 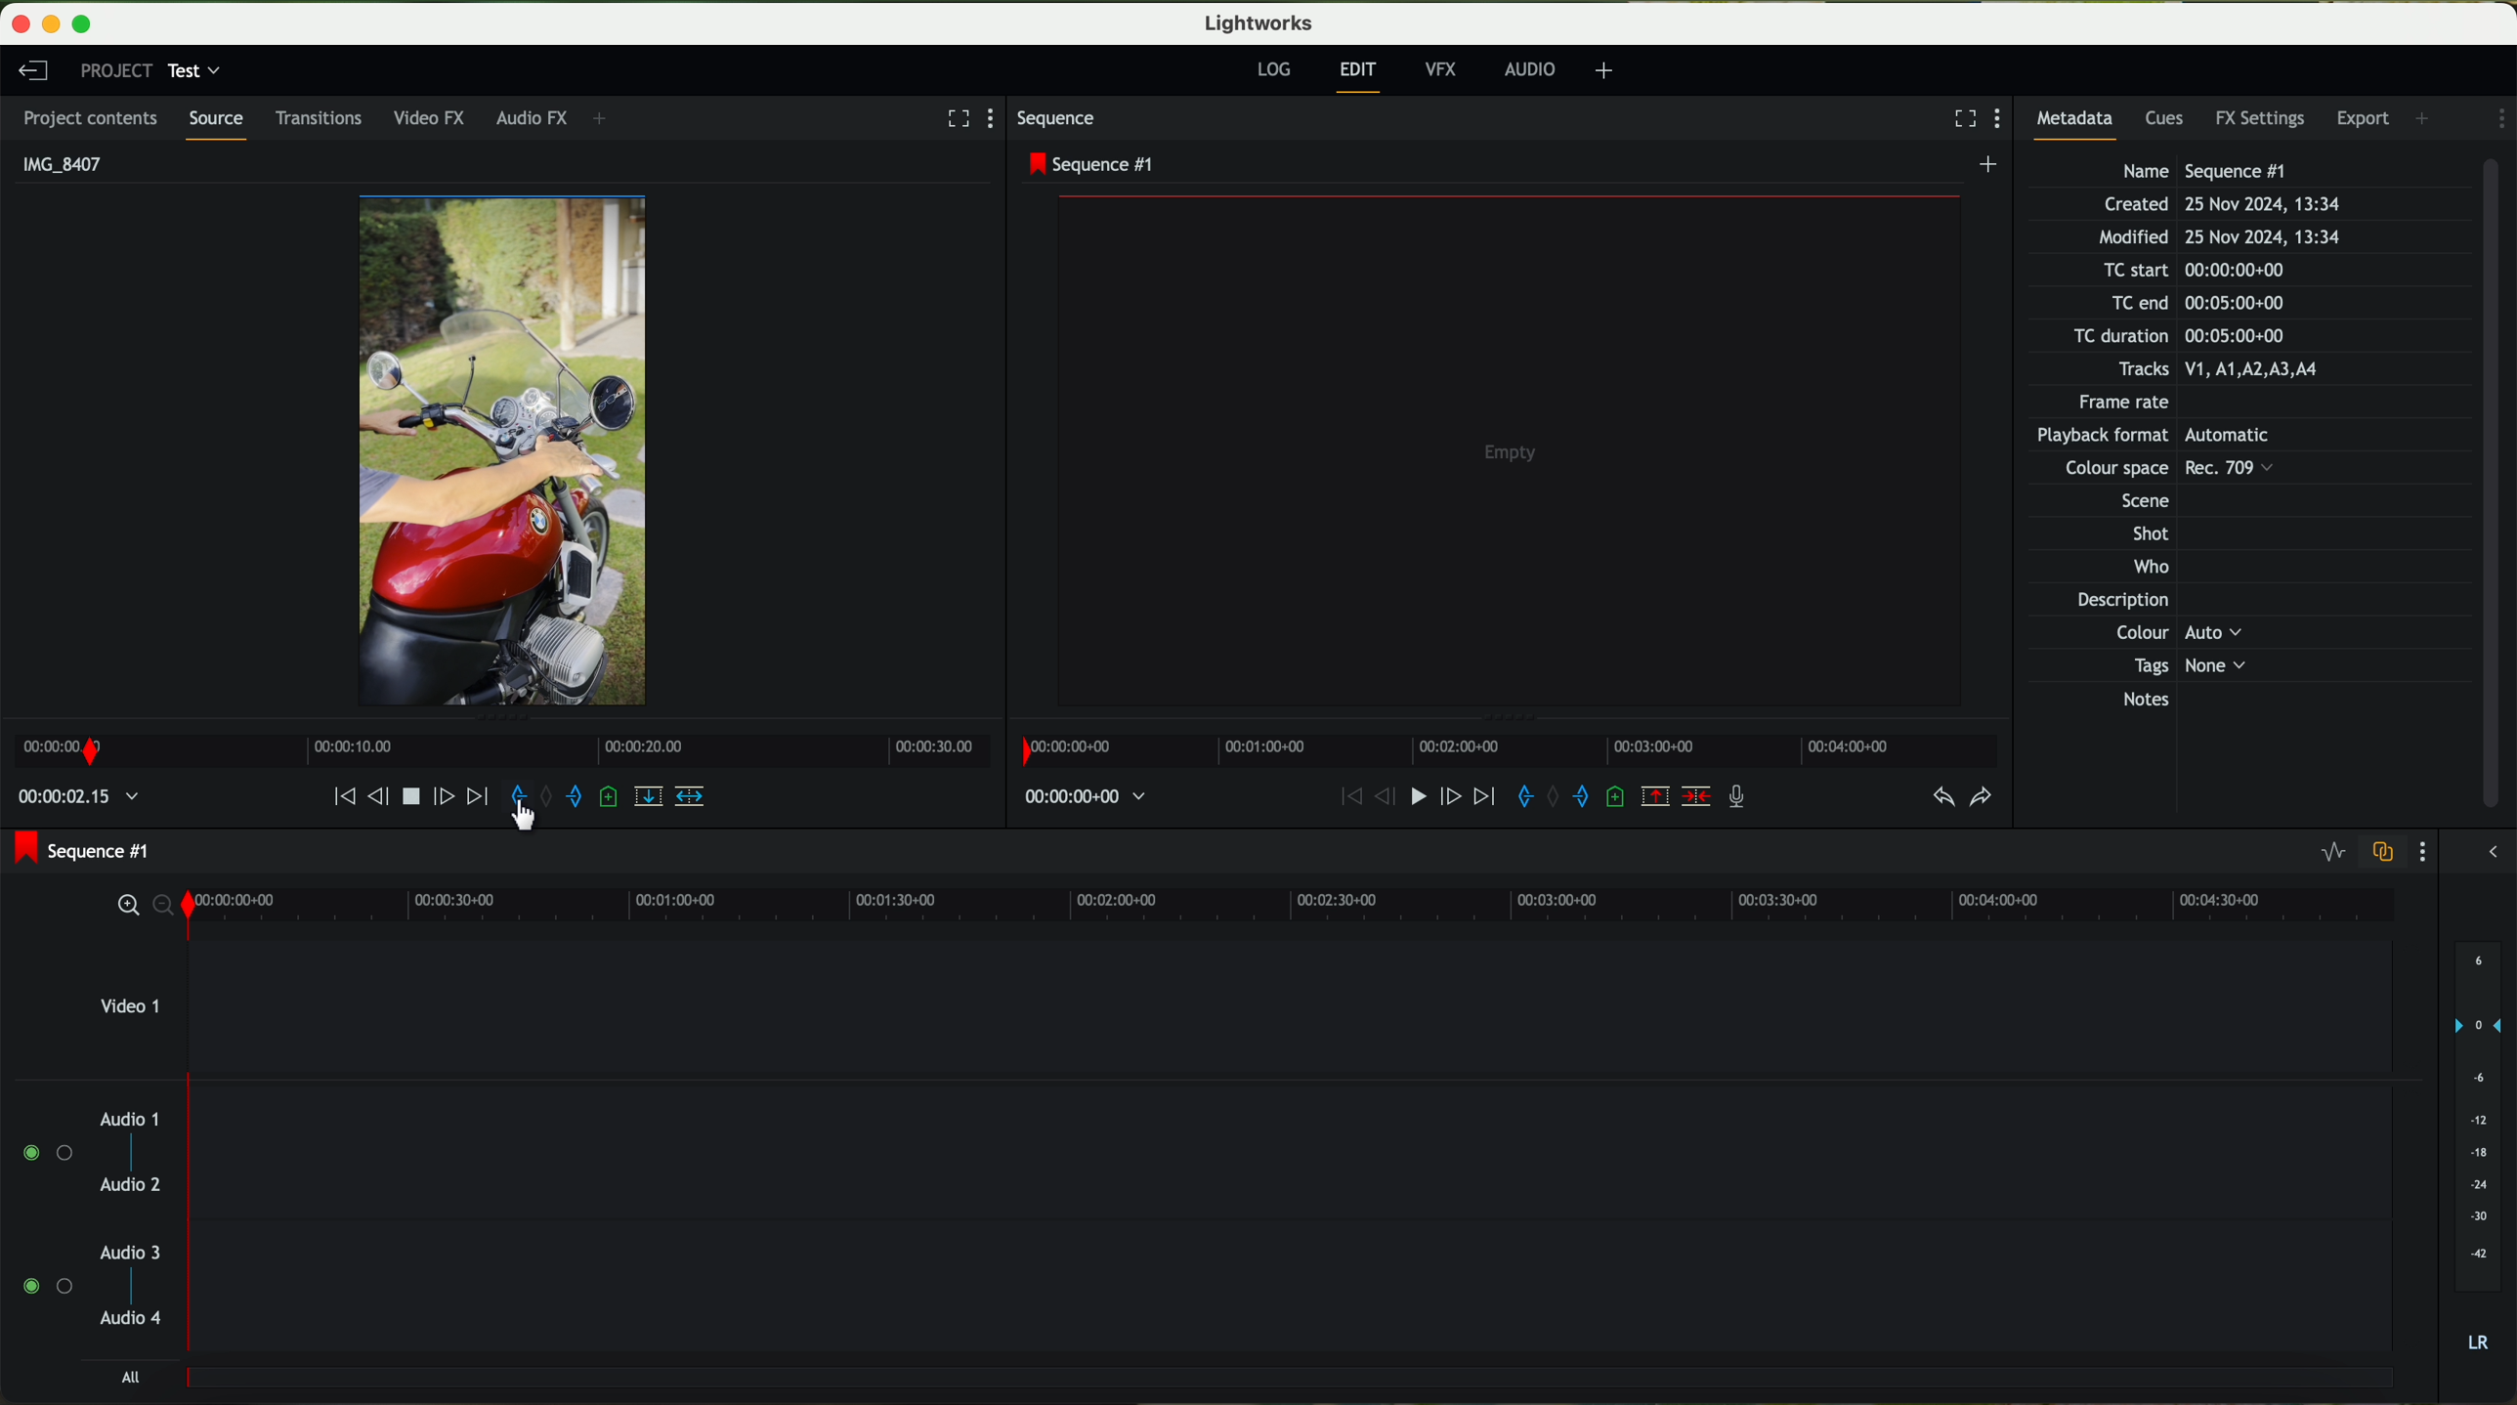 What do you see at coordinates (648, 799) in the screenshot?
I see `replace into the target sequence` at bounding box center [648, 799].